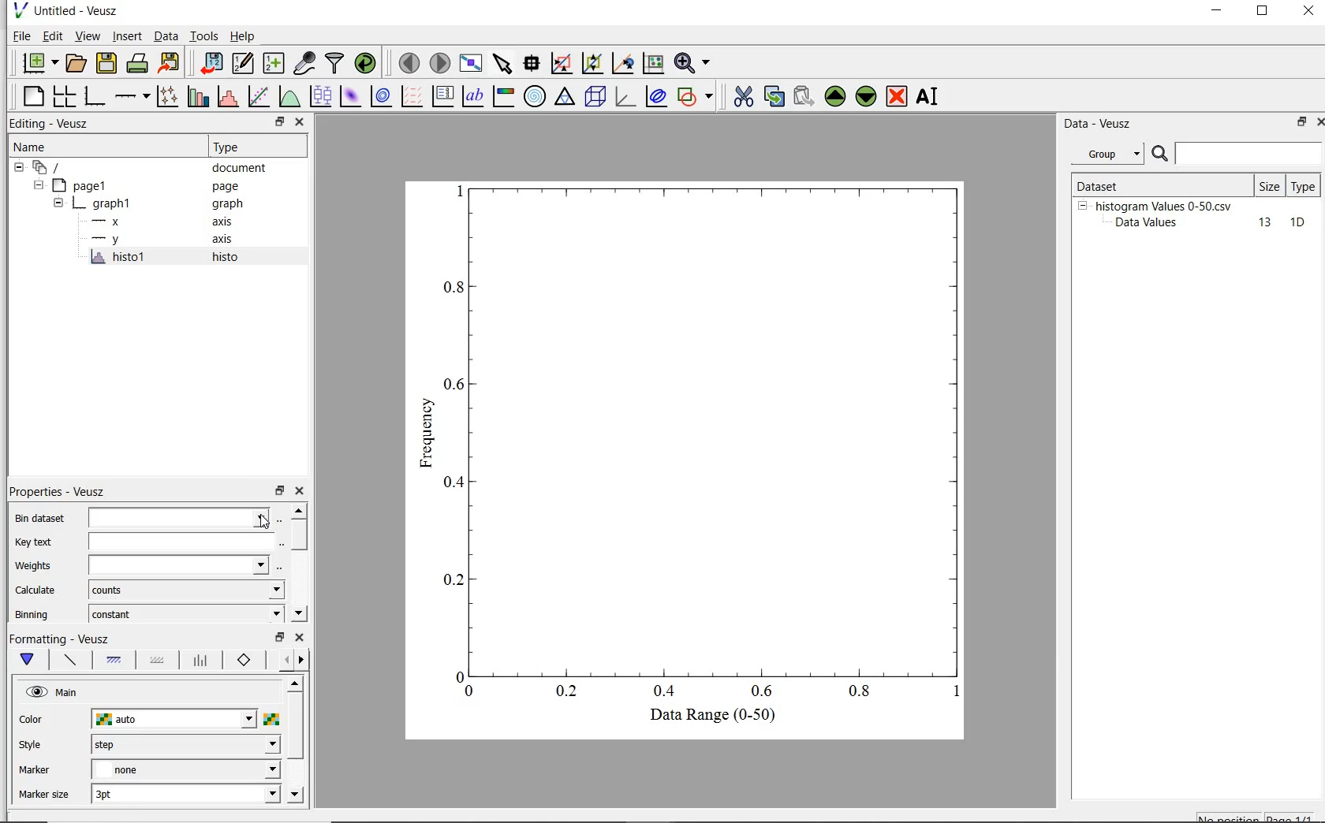 Image resolution: width=1325 pixels, height=823 pixels. What do you see at coordinates (409, 63) in the screenshot?
I see `move to previous page` at bounding box center [409, 63].